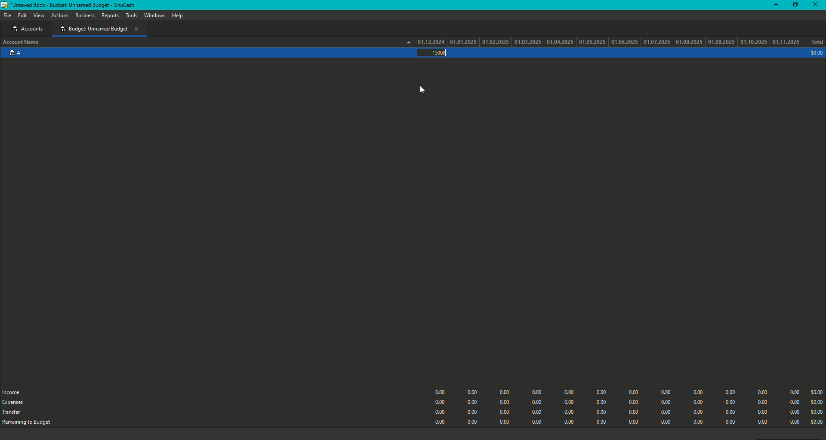  I want to click on Account name, so click(22, 43).